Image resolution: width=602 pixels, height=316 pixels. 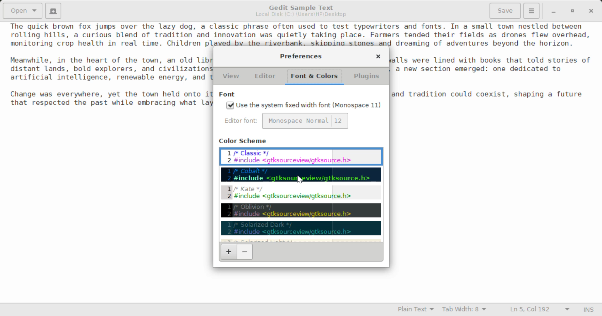 I want to click on Plugins Tab, so click(x=366, y=77).